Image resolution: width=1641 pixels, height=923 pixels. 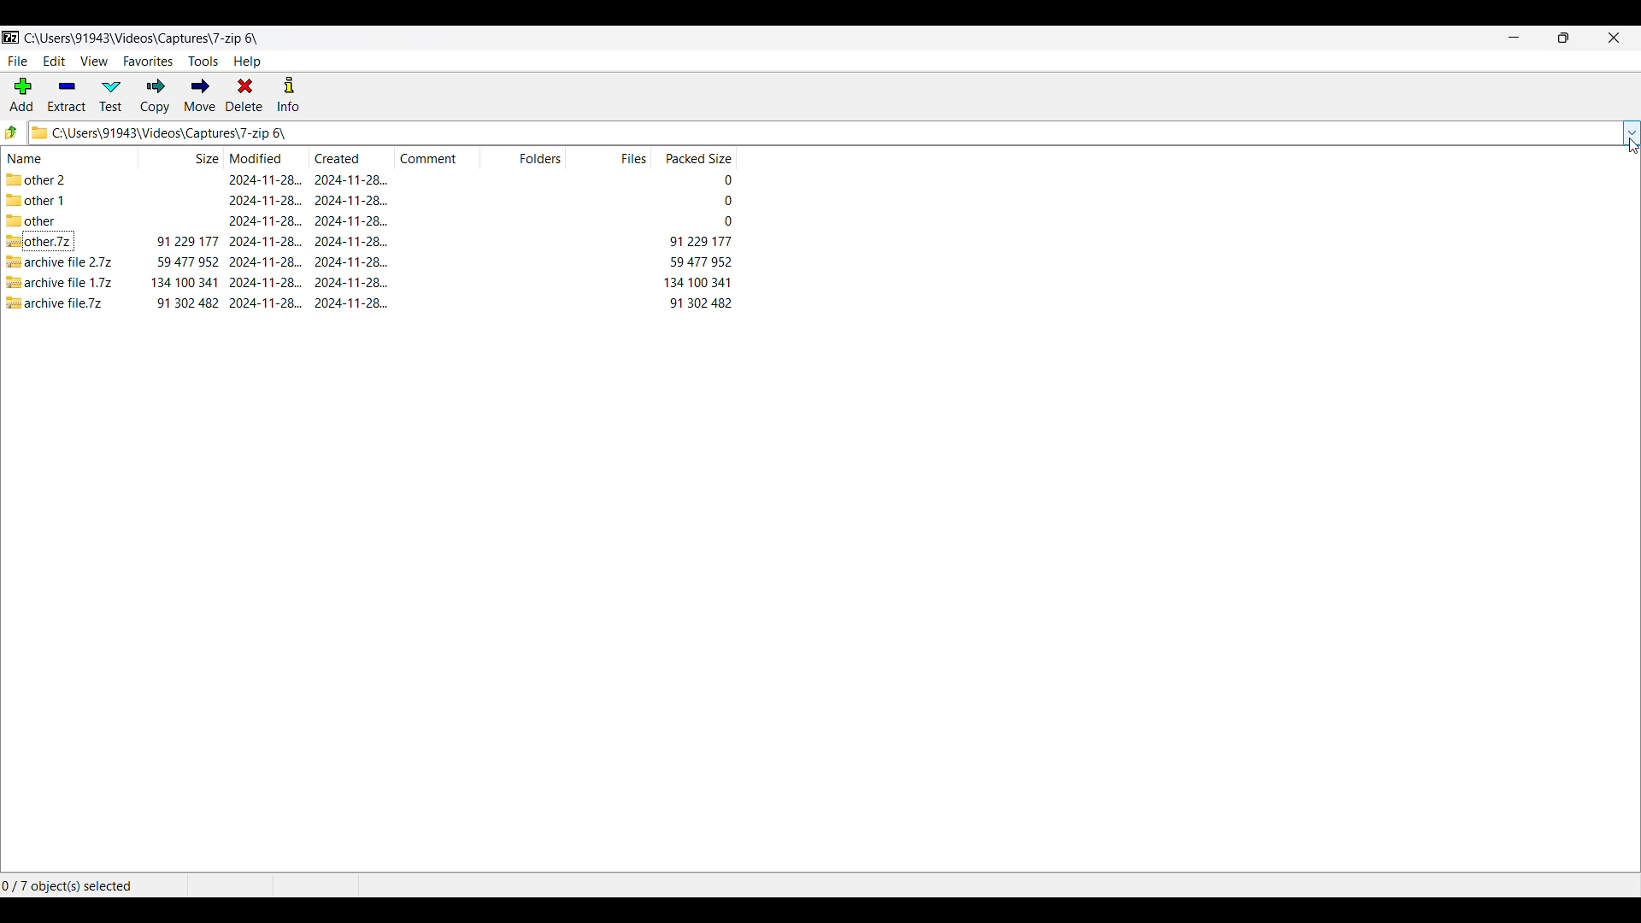 What do you see at coordinates (351, 220) in the screenshot?
I see `created date & time` at bounding box center [351, 220].